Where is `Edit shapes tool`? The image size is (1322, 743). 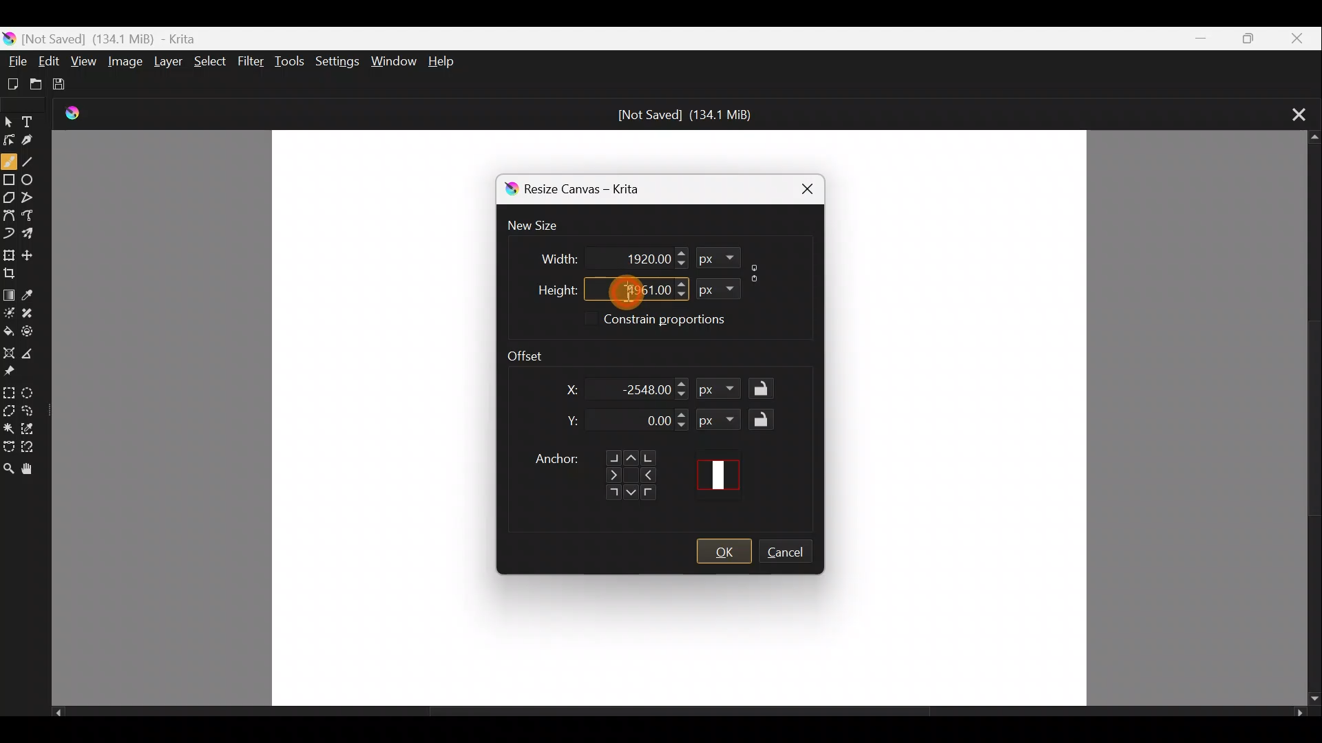 Edit shapes tool is located at coordinates (10, 139).